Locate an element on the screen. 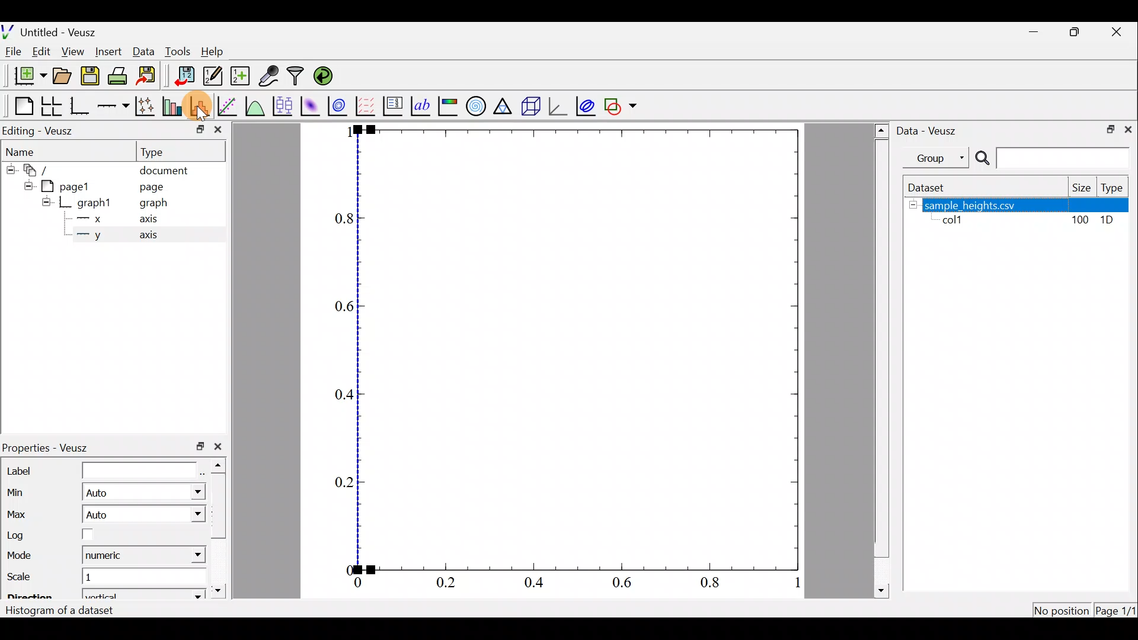  Max is located at coordinates (20, 512).